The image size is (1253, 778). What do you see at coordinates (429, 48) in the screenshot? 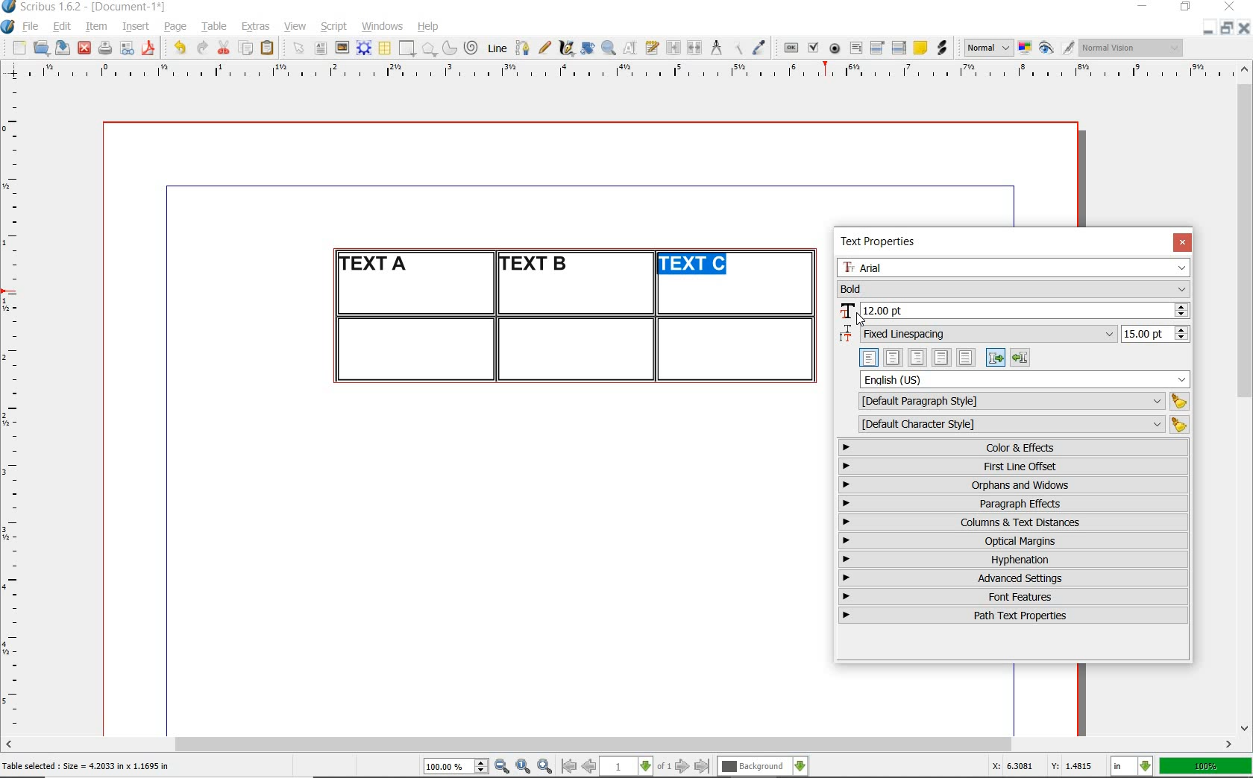
I see `polygon` at bounding box center [429, 48].